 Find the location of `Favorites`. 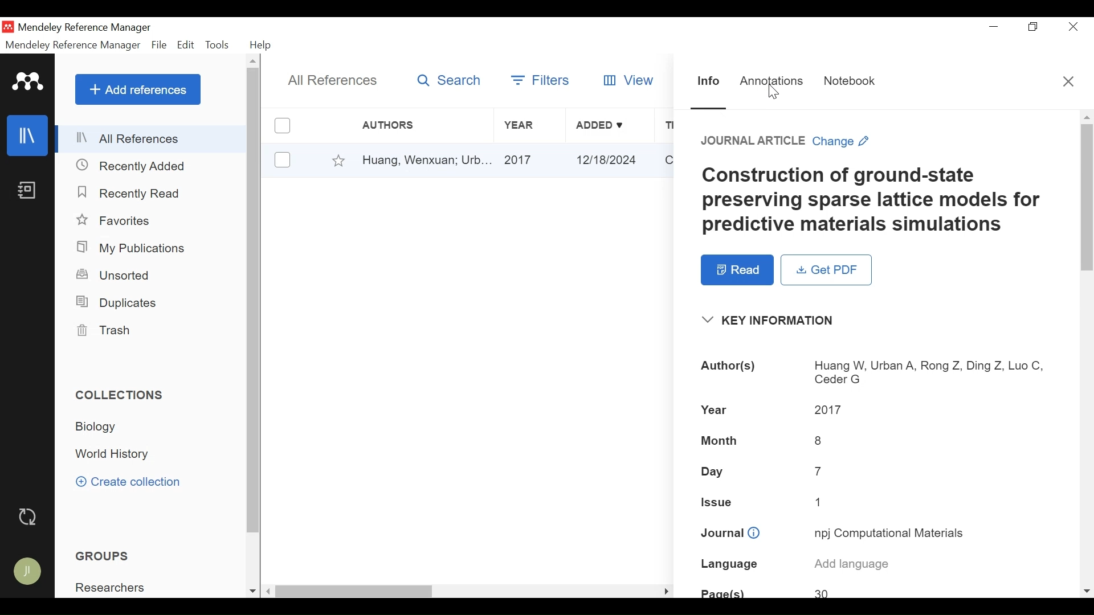

Favorites is located at coordinates (340, 161).